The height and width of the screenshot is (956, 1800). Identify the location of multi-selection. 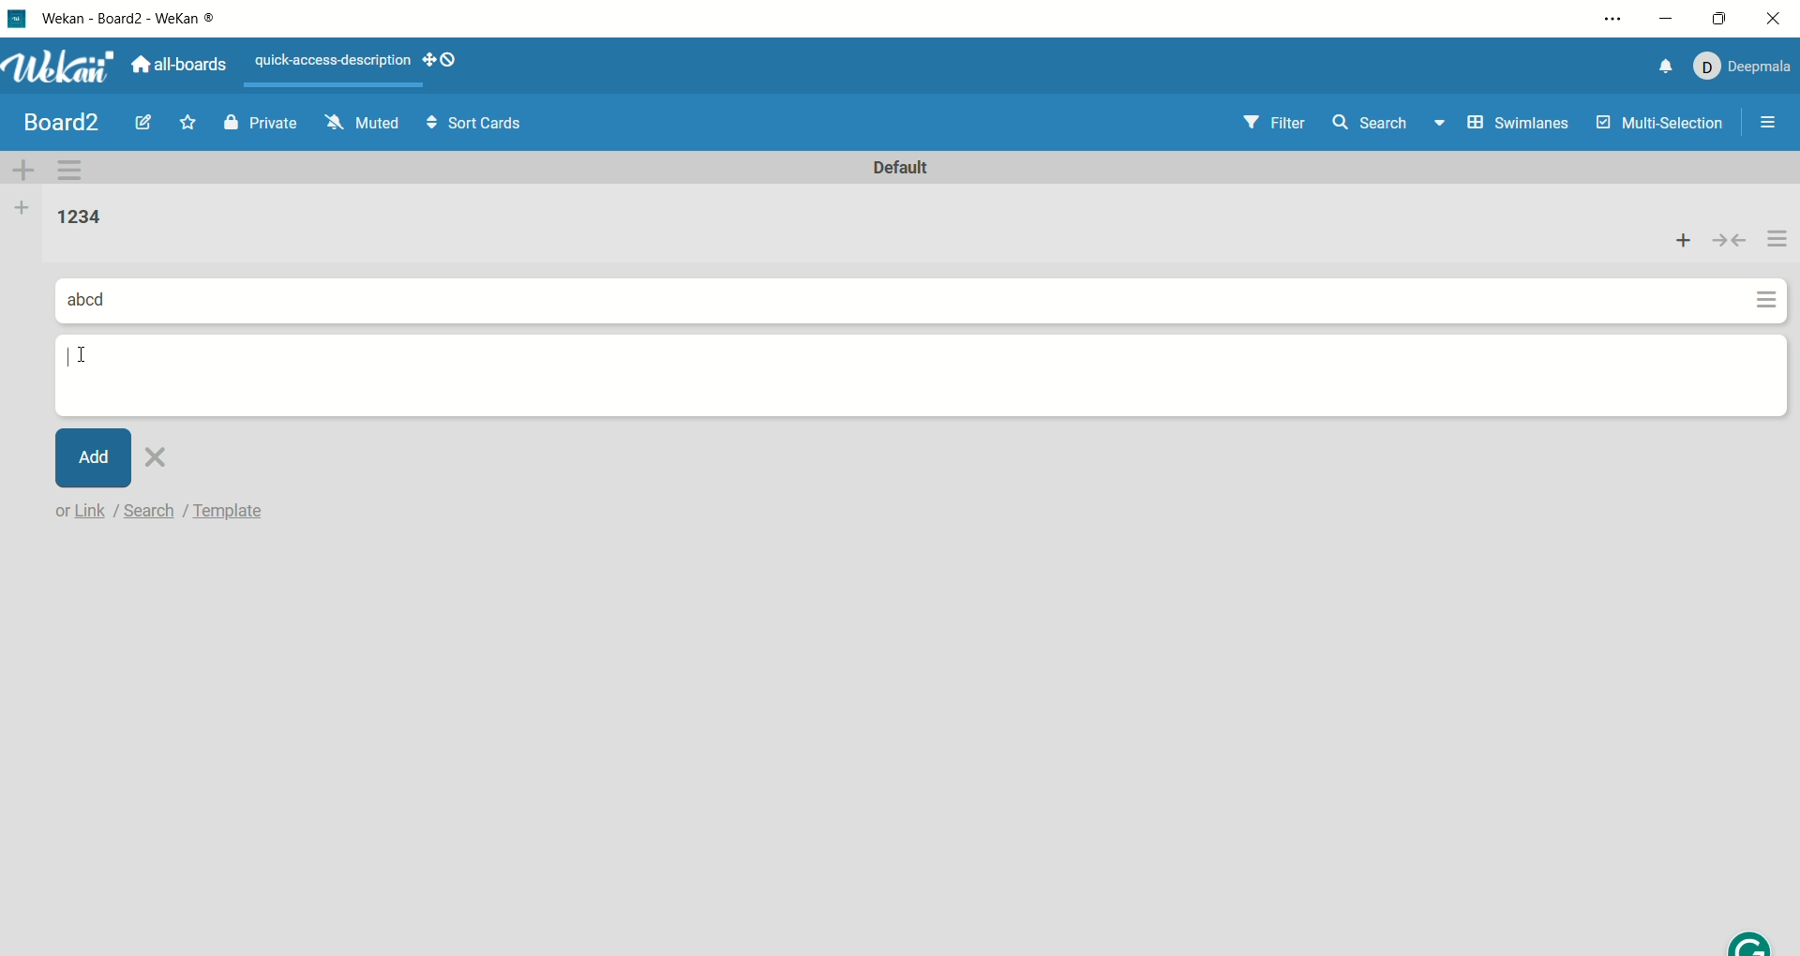
(1660, 125).